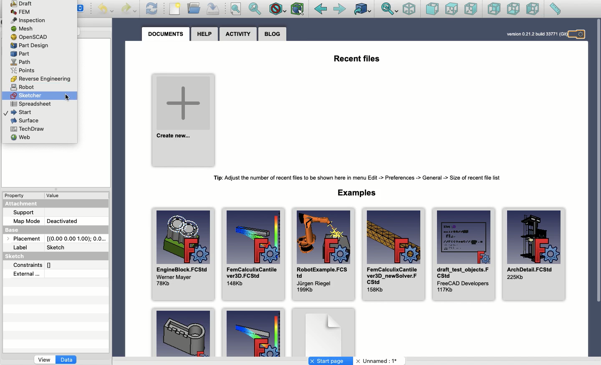 Image resolution: width=601 pixels, height=365 pixels. What do you see at coordinates (25, 221) in the screenshot?
I see `Map mode` at bounding box center [25, 221].